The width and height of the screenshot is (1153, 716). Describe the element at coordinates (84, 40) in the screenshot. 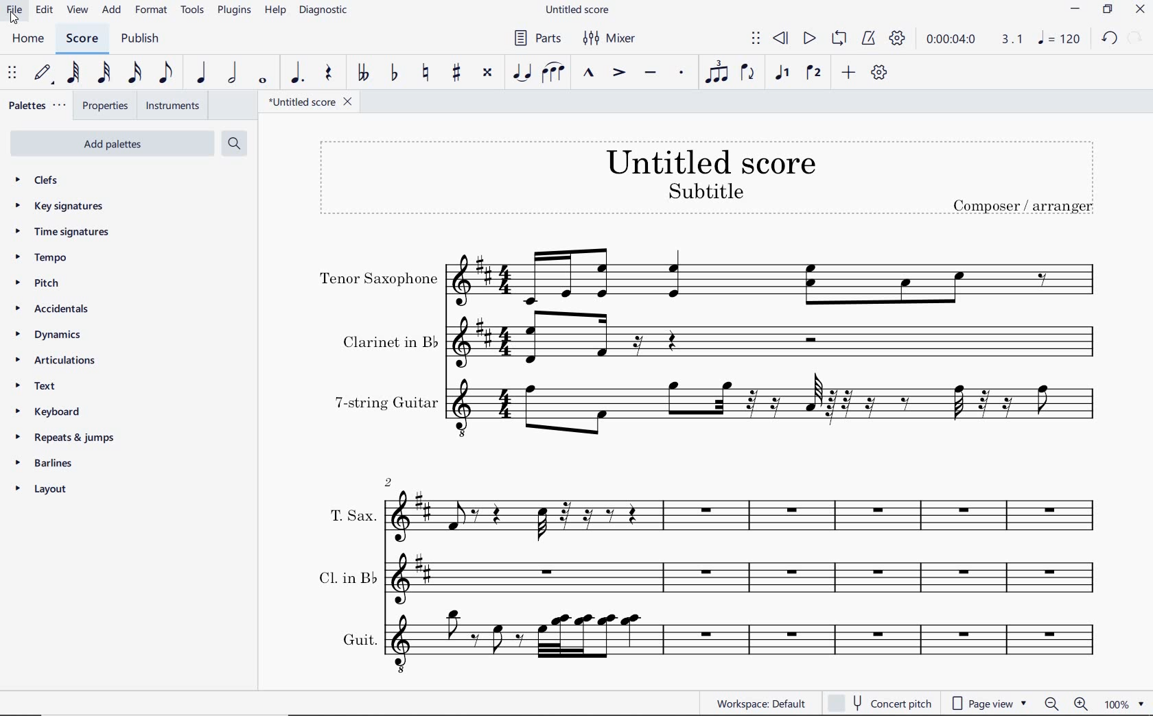

I see `SCORE` at that location.